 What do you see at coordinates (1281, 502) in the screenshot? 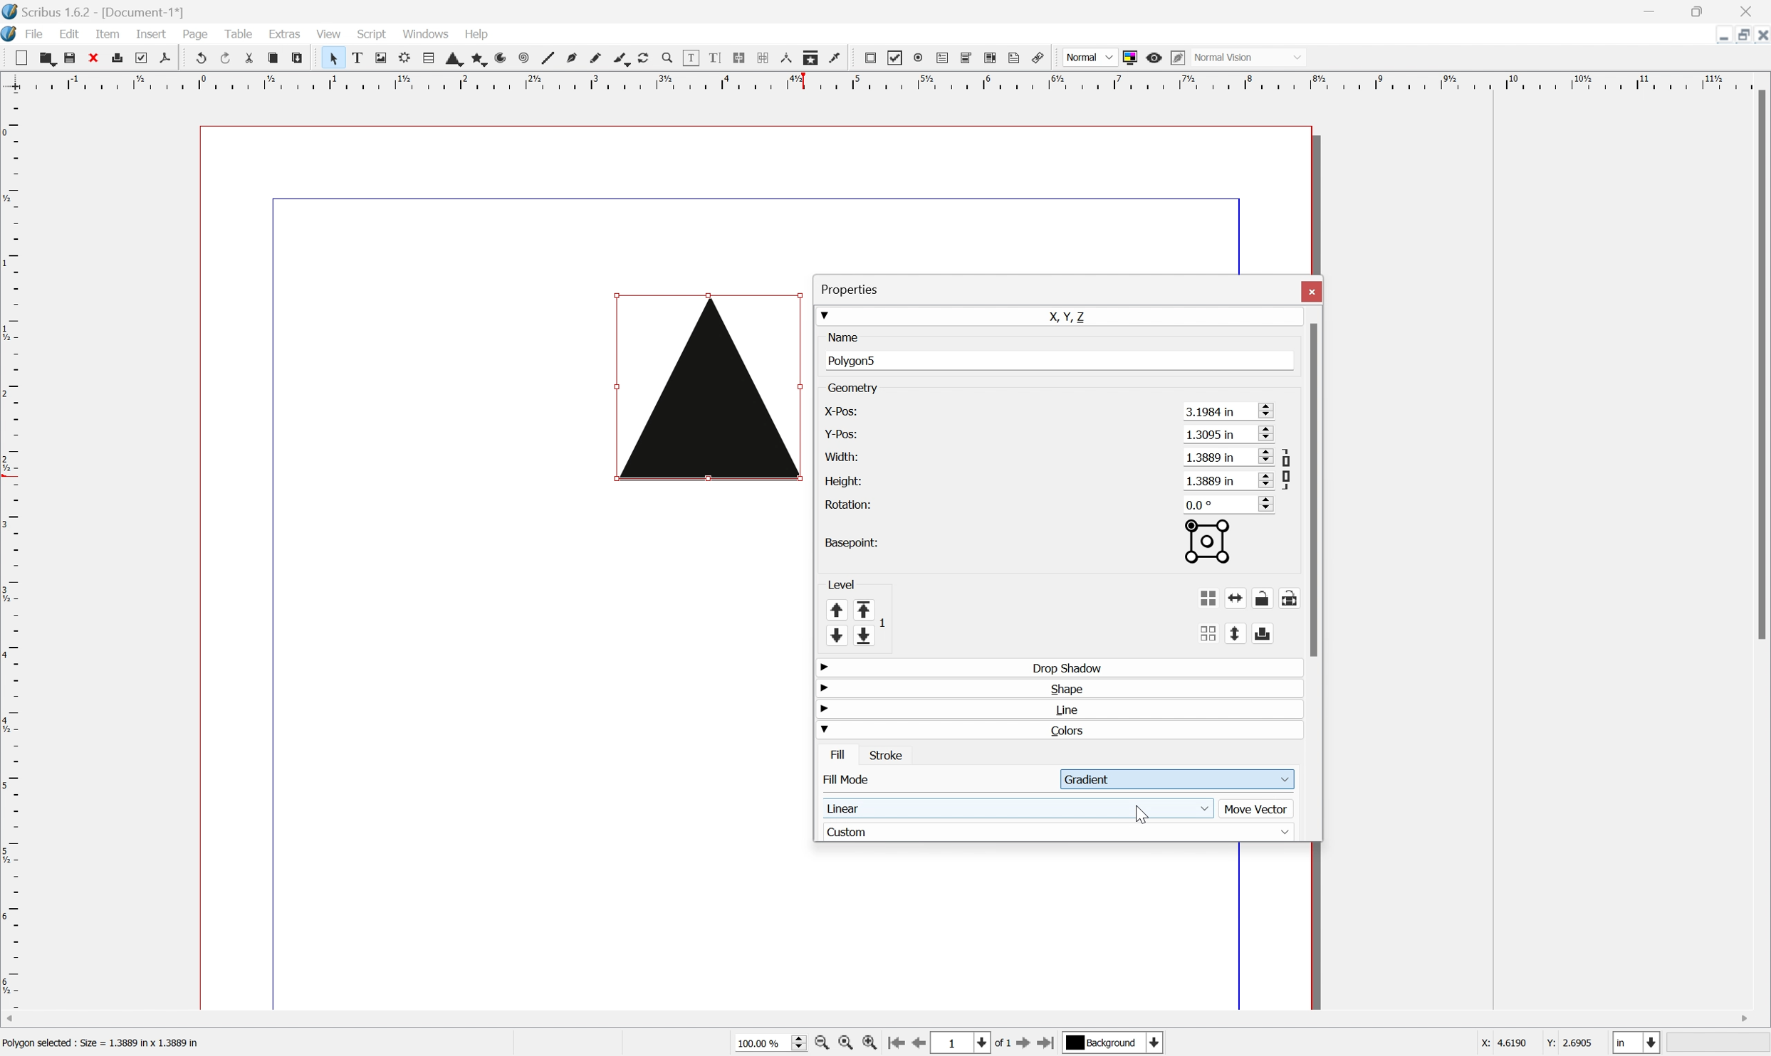
I see `Scroll` at bounding box center [1281, 502].